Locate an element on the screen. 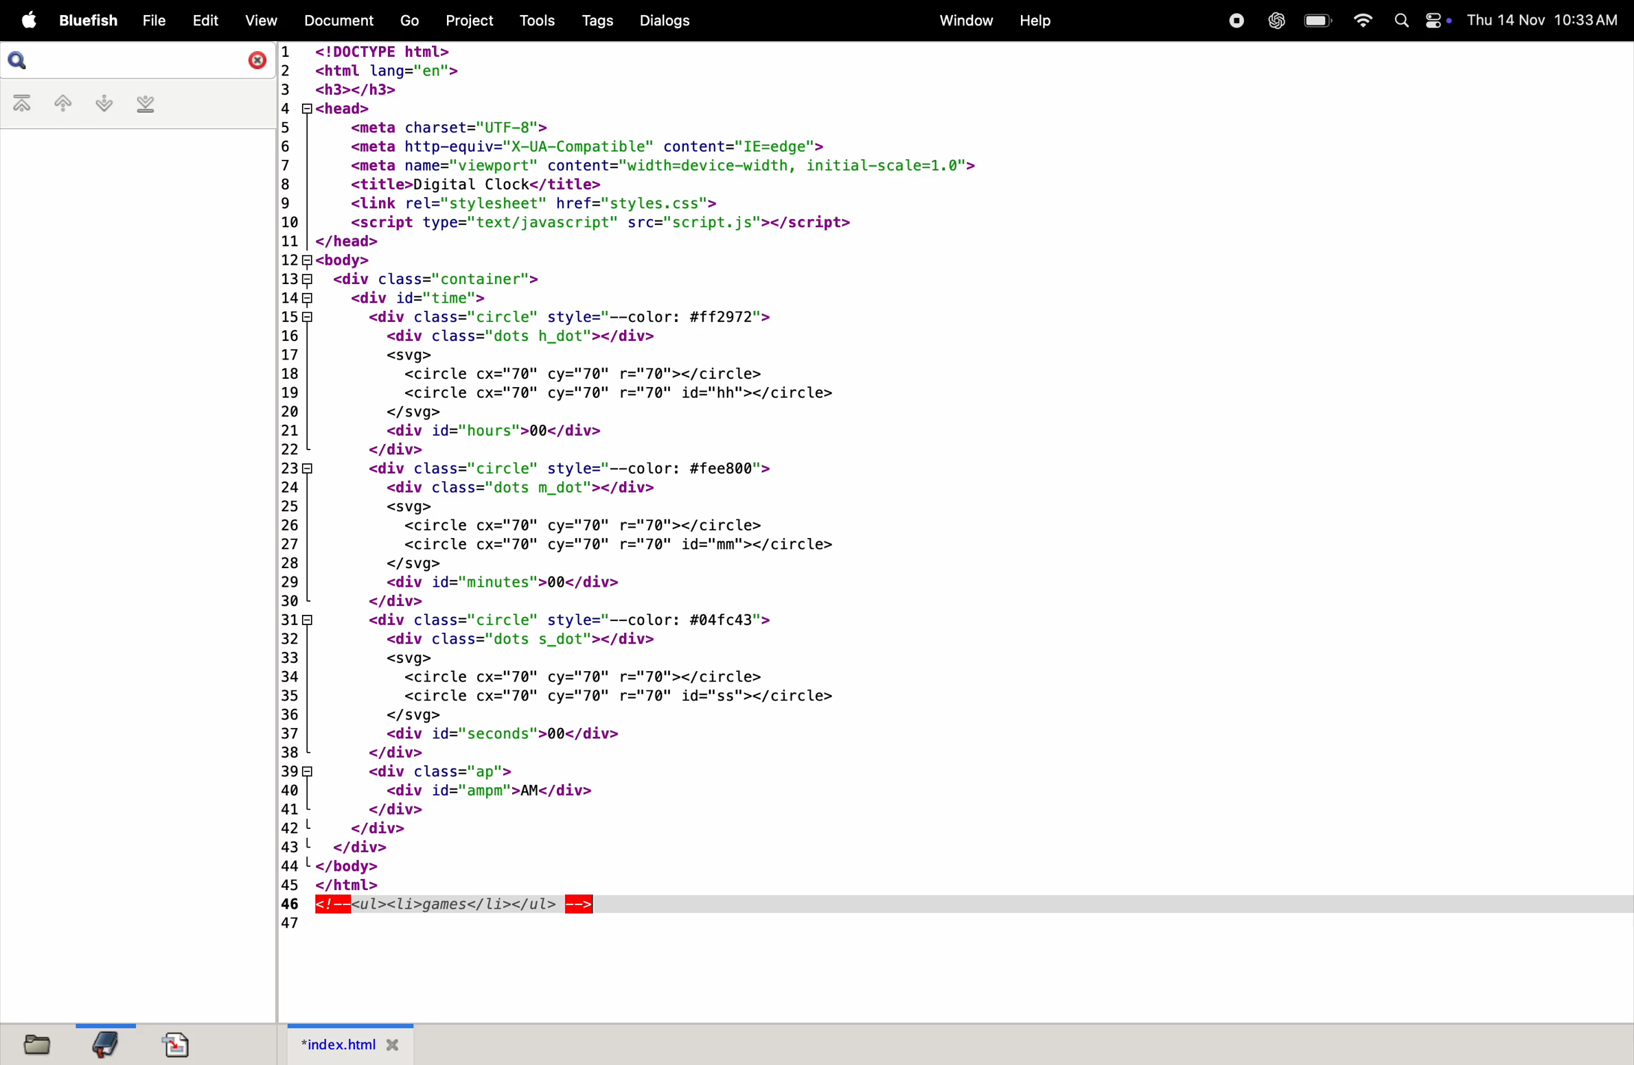  bluefish is located at coordinates (85, 19).